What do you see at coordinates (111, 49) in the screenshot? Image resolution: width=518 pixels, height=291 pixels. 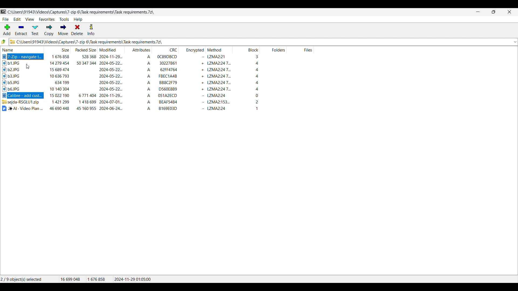 I see `Modified column` at bounding box center [111, 49].